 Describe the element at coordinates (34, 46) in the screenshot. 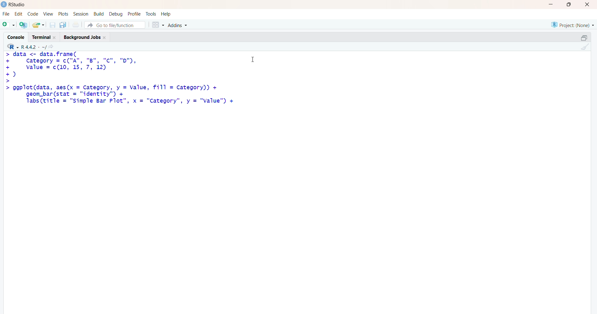

I see ` R language version - R 4.4.2` at that location.